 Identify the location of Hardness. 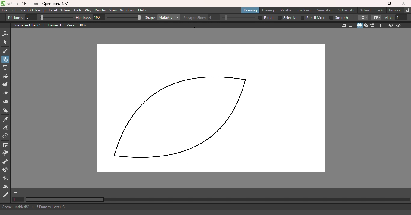
(91, 17).